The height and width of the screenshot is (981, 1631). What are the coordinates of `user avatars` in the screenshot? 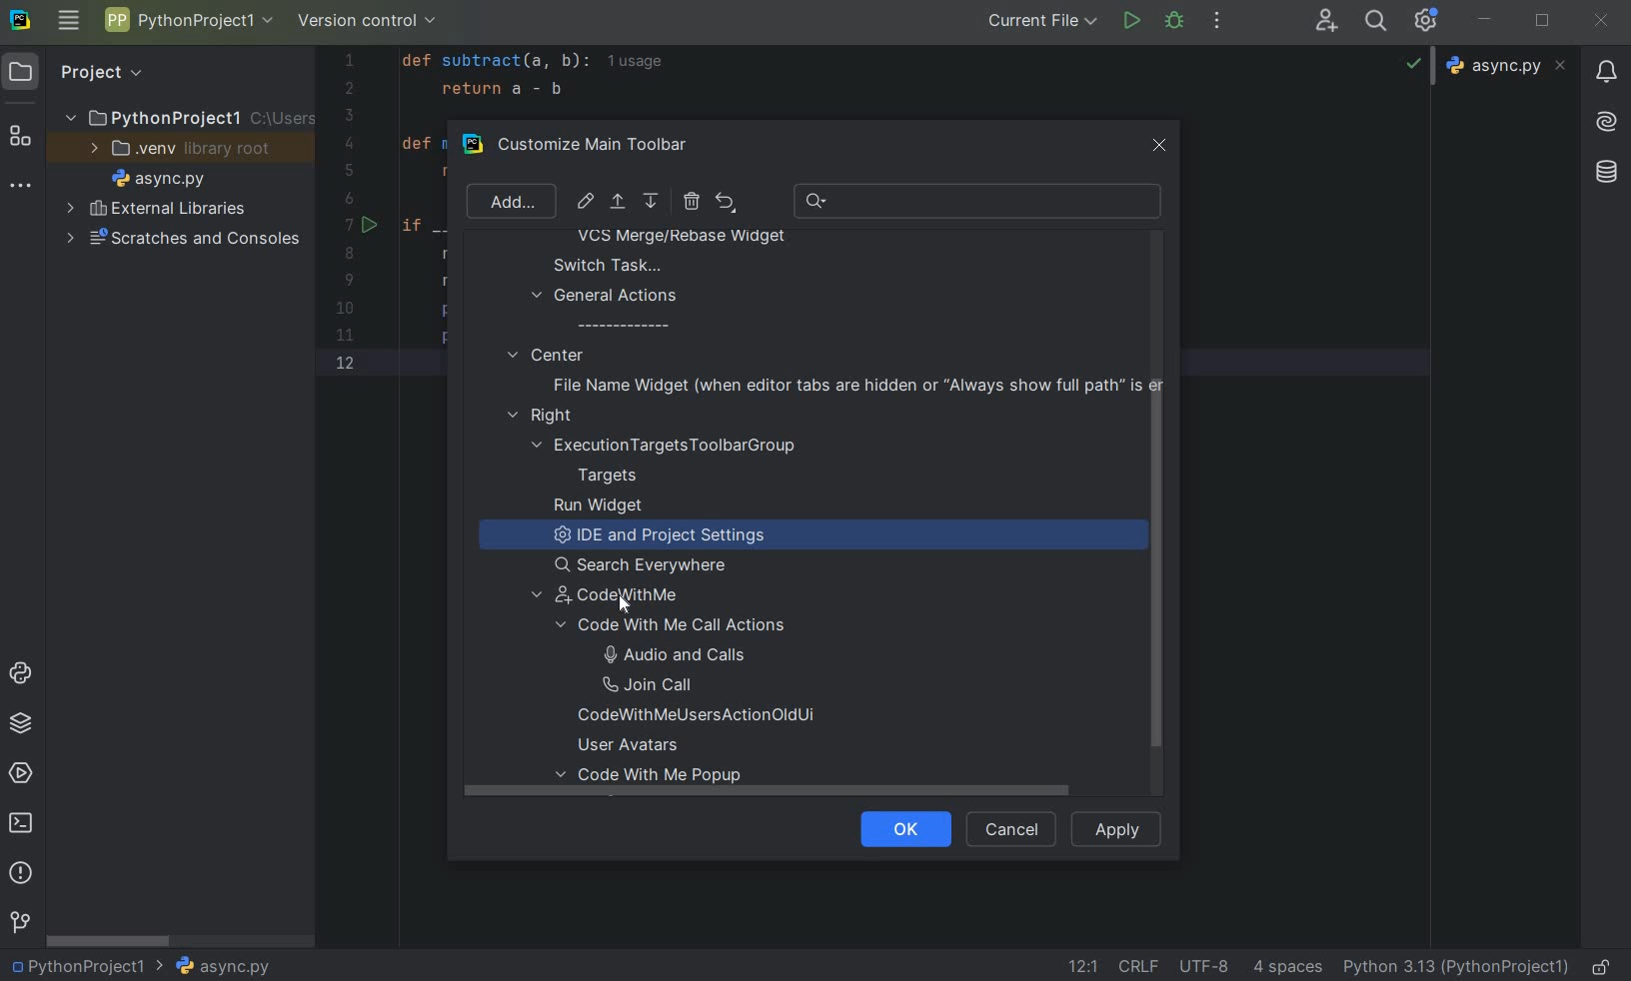 It's located at (637, 745).